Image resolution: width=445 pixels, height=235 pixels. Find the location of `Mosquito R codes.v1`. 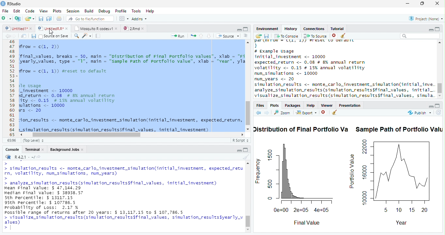

Mosquito R codes.v1 is located at coordinates (95, 28).